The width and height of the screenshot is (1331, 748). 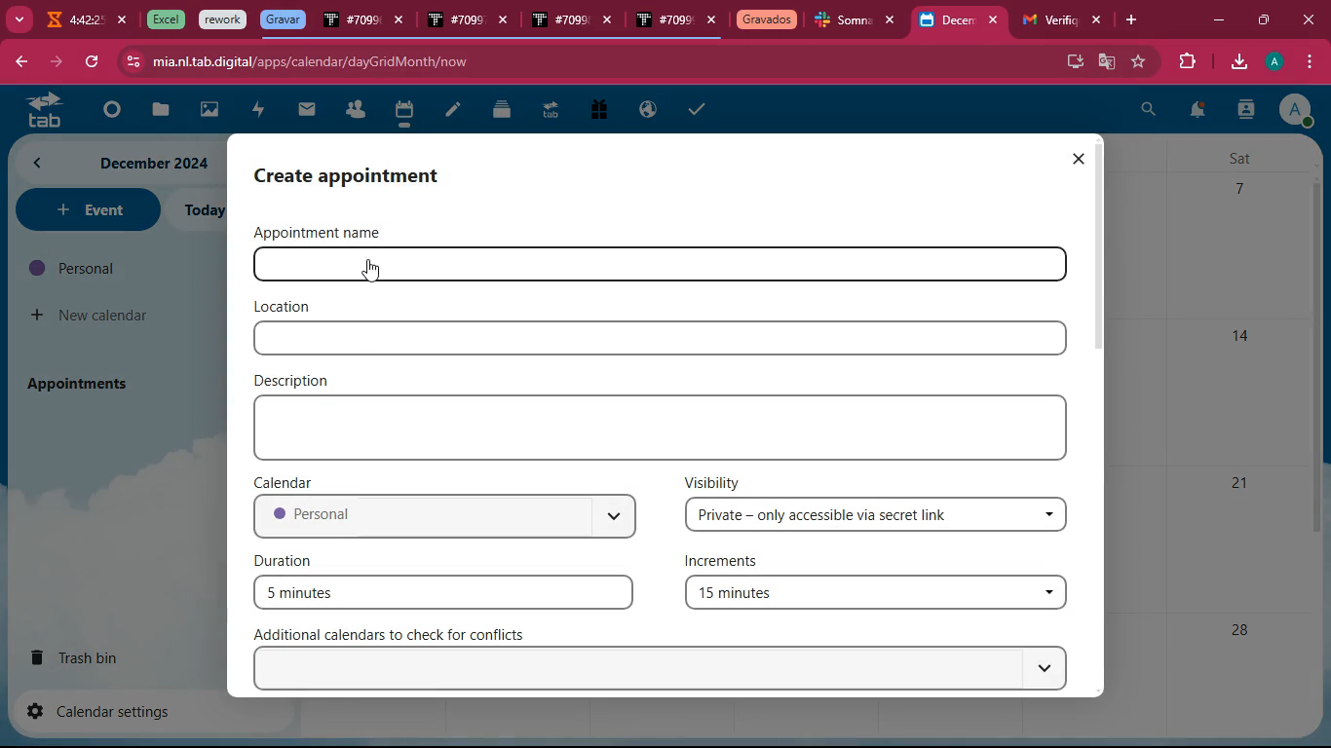 What do you see at coordinates (1140, 61) in the screenshot?
I see `favorites` at bounding box center [1140, 61].